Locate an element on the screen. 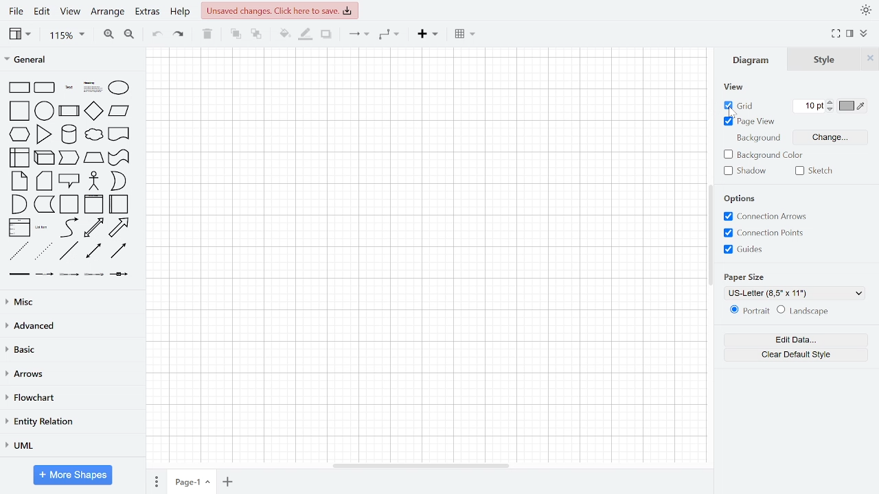  step is located at coordinates (69, 156).